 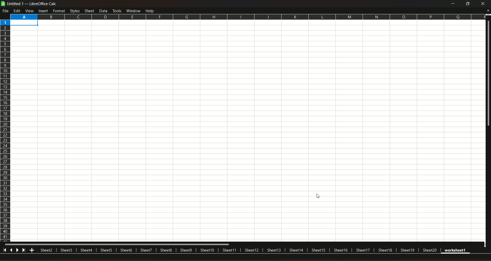 What do you see at coordinates (24, 251) in the screenshot?
I see `Last sheet` at bounding box center [24, 251].